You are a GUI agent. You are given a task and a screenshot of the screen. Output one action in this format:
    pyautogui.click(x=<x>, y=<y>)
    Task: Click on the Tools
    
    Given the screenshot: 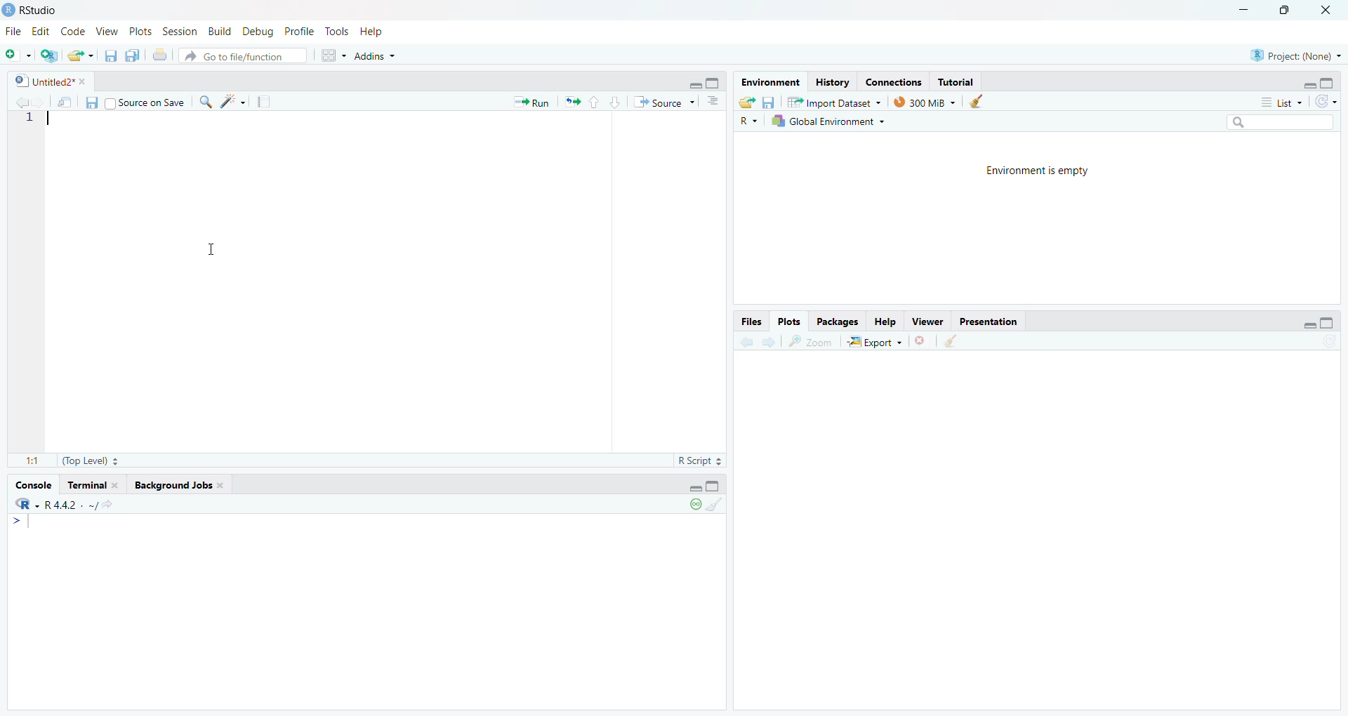 What is the action you would take?
    pyautogui.click(x=336, y=32)
    